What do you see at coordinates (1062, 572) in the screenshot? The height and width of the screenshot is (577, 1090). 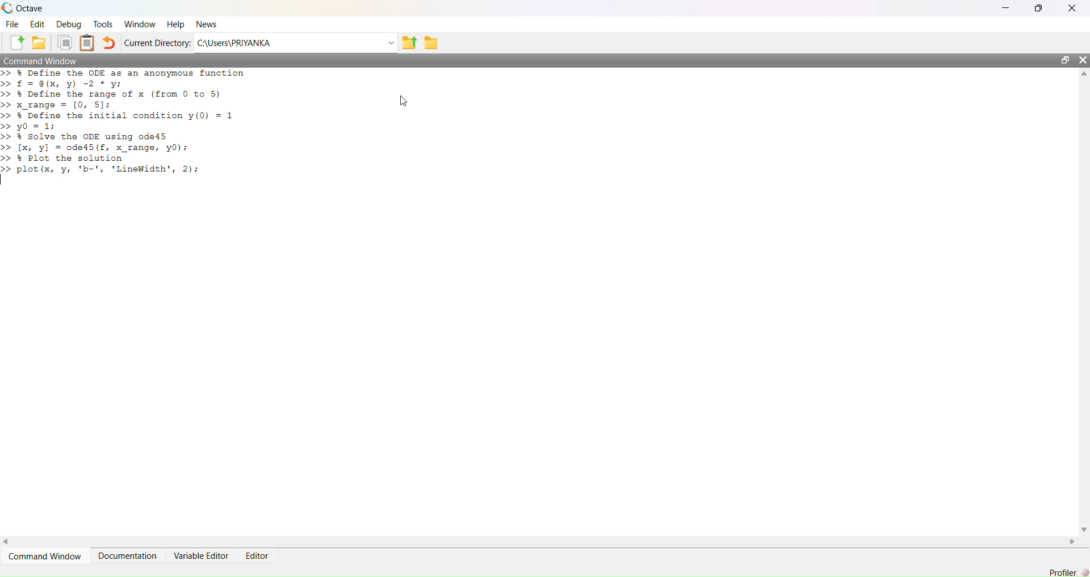 I see `Profiler` at bounding box center [1062, 572].